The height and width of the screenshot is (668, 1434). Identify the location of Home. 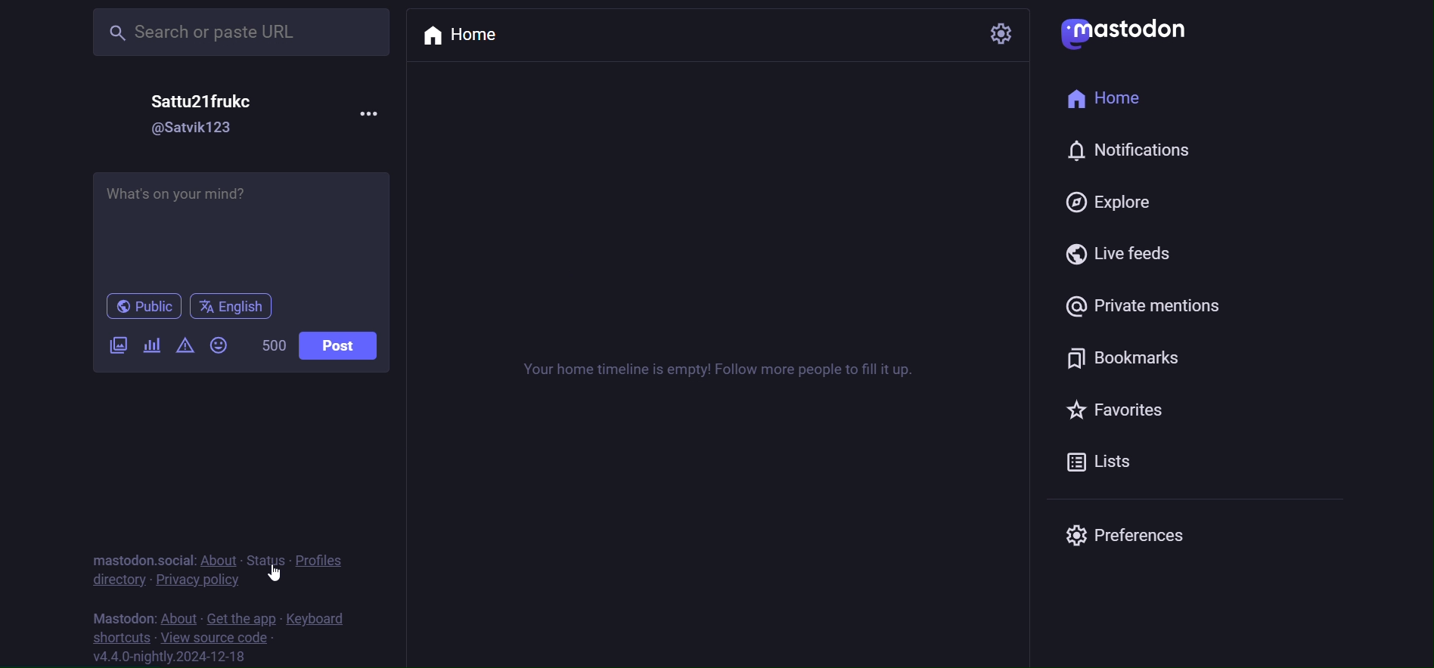
(467, 36).